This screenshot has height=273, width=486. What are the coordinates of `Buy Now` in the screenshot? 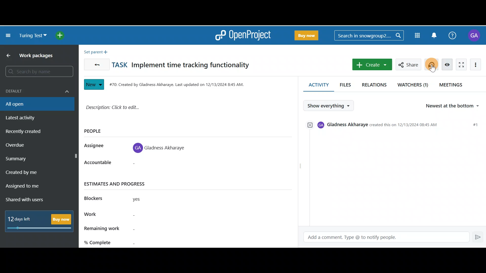 It's located at (306, 34).